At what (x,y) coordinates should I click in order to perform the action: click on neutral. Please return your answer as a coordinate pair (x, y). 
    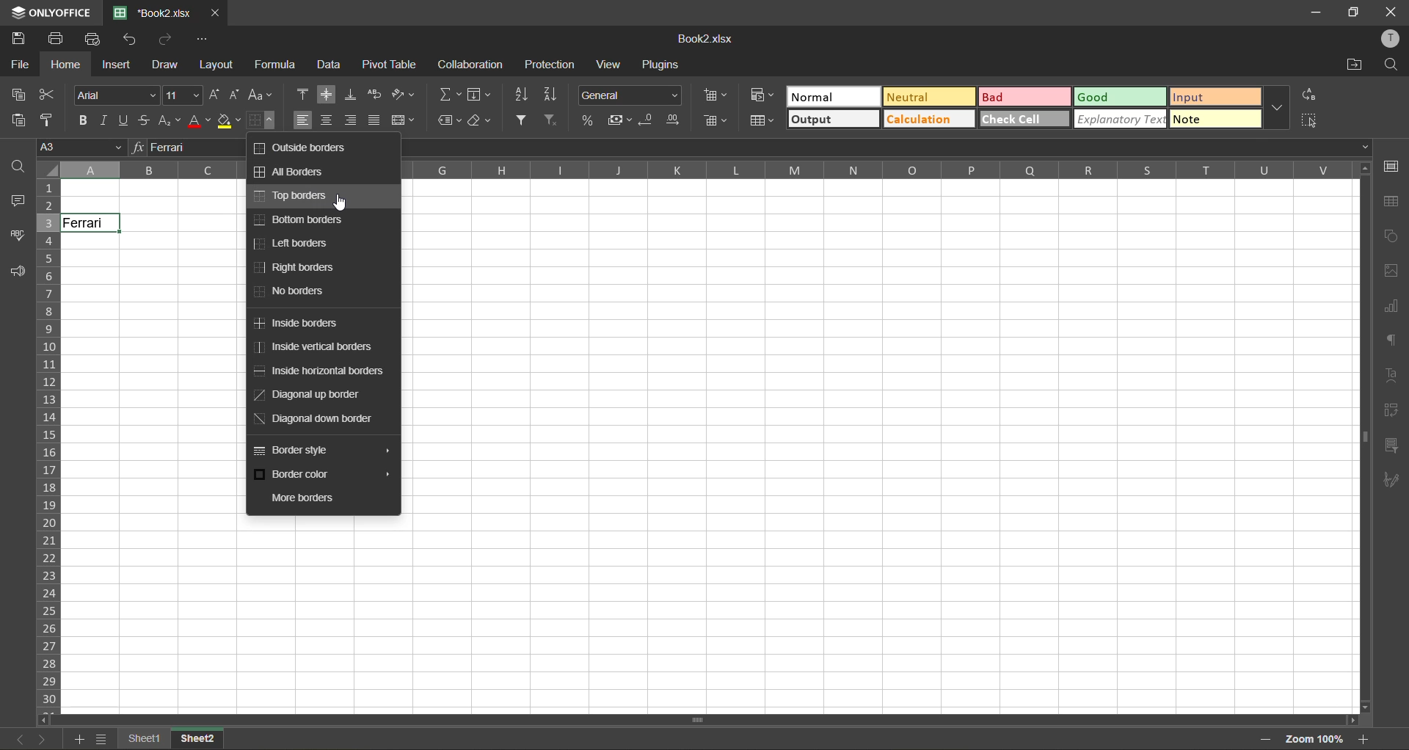
    Looking at the image, I should click on (928, 96).